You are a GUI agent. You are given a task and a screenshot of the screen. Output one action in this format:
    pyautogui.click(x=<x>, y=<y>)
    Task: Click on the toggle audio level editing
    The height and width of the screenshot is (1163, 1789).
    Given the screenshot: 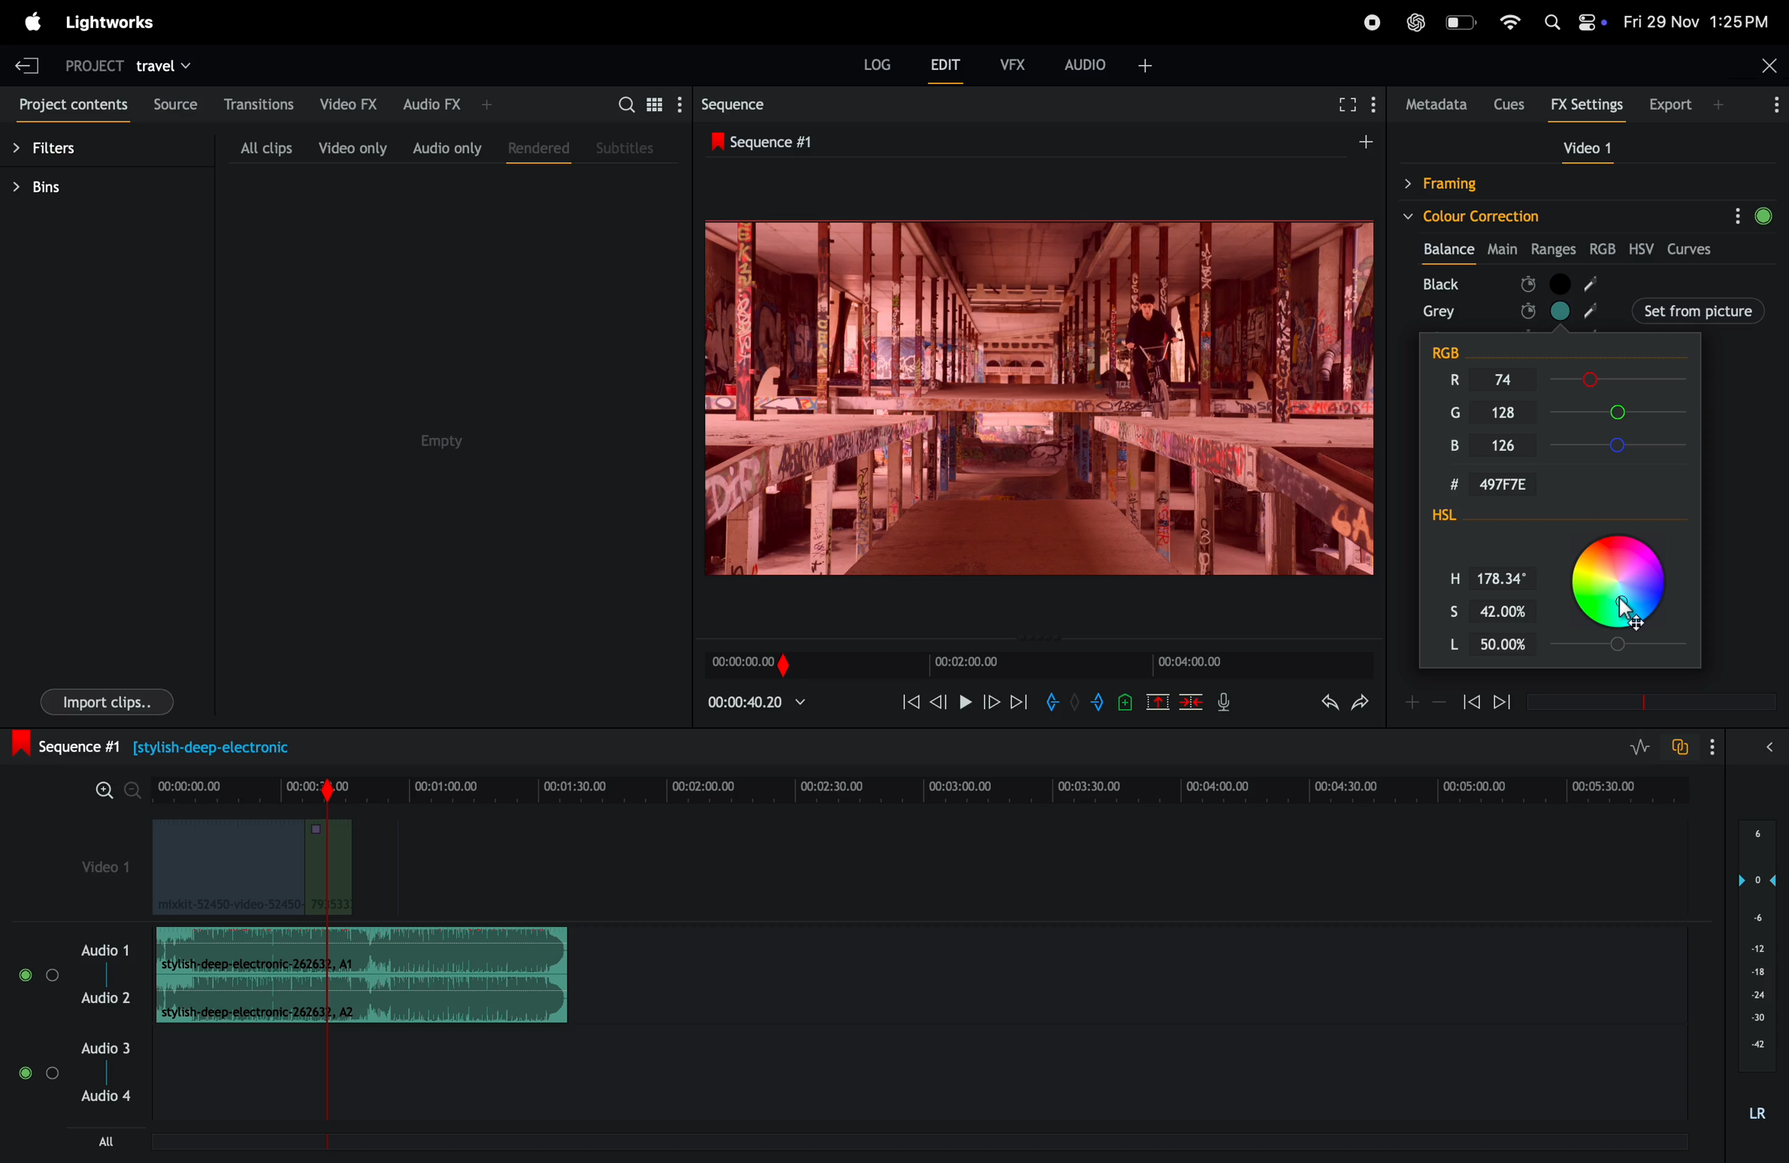 What is the action you would take?
    pyautogui.click(x=1642, y=746)
    